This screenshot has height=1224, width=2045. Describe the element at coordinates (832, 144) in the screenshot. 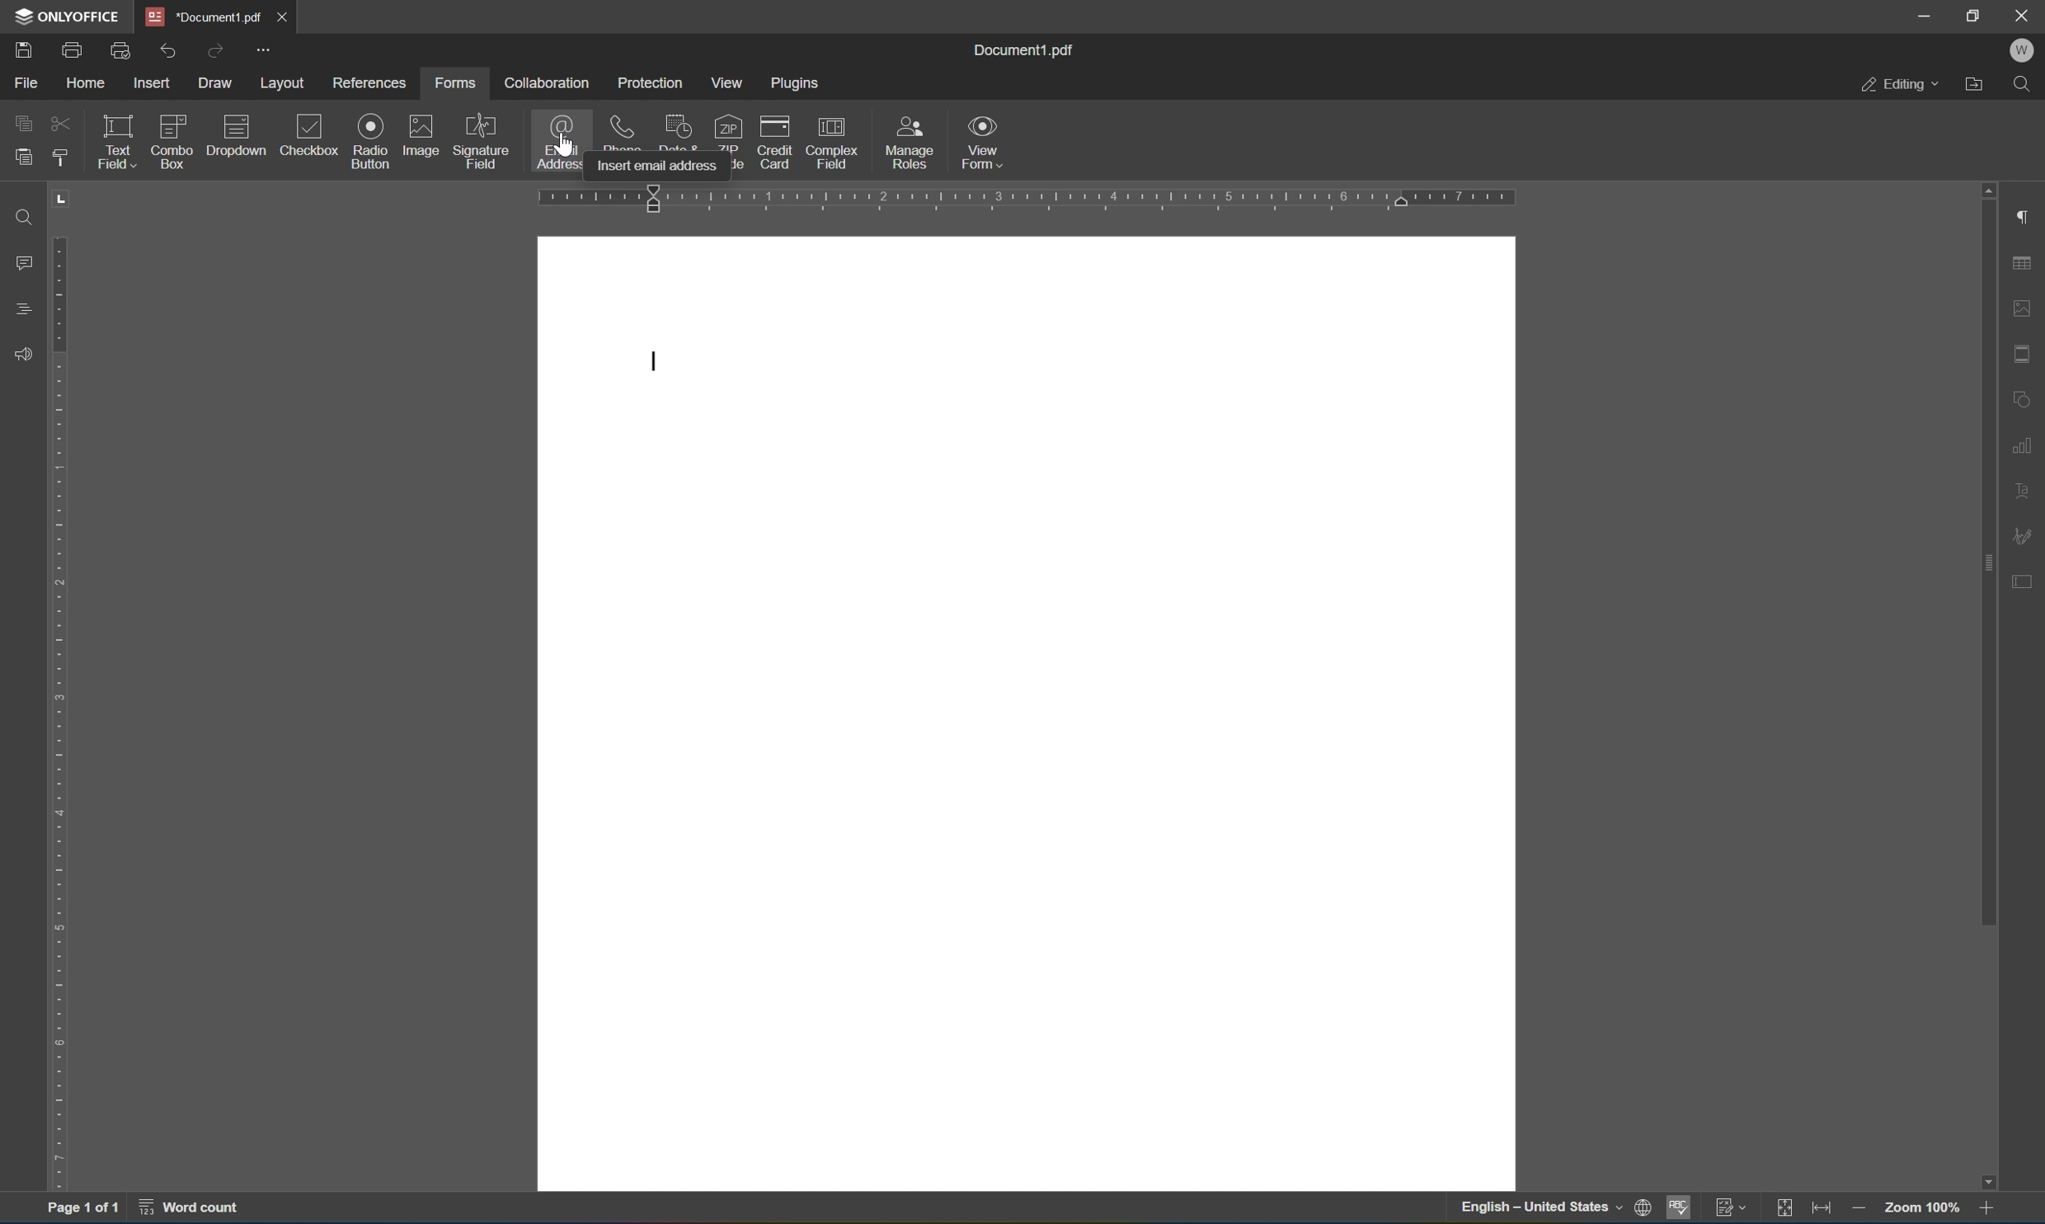

I see `complex field` at that location.